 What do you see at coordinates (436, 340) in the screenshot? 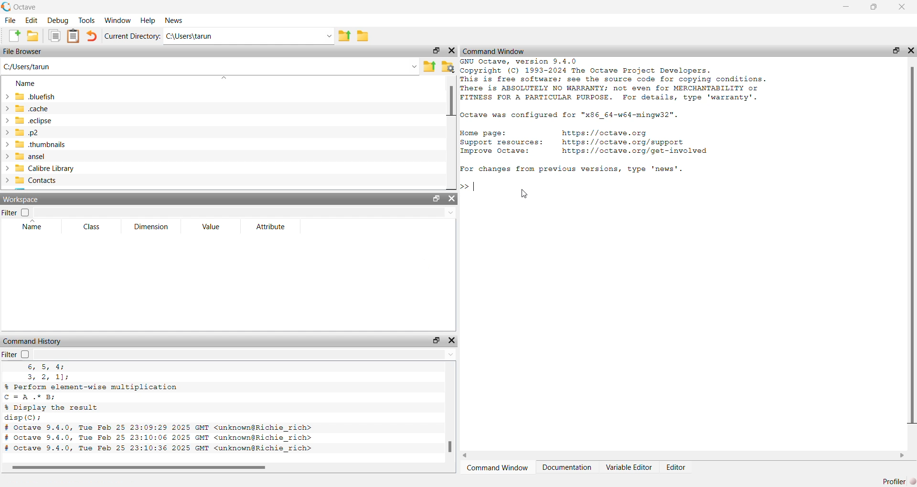
I see `Restore Down` at bounding box center [436, 340].